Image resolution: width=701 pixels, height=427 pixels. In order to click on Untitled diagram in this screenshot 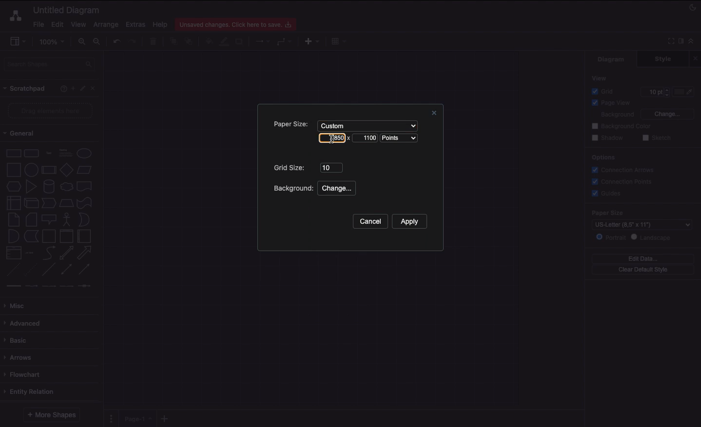, I will do `click(67, 10)`.